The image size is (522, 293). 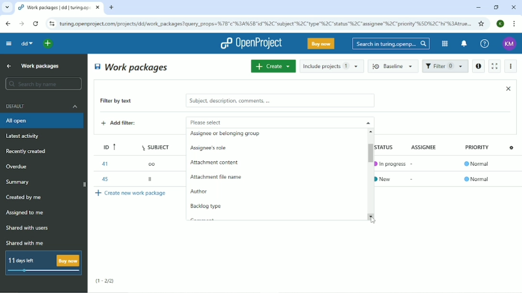 I want to click on All open, so click(x=43, y=121).